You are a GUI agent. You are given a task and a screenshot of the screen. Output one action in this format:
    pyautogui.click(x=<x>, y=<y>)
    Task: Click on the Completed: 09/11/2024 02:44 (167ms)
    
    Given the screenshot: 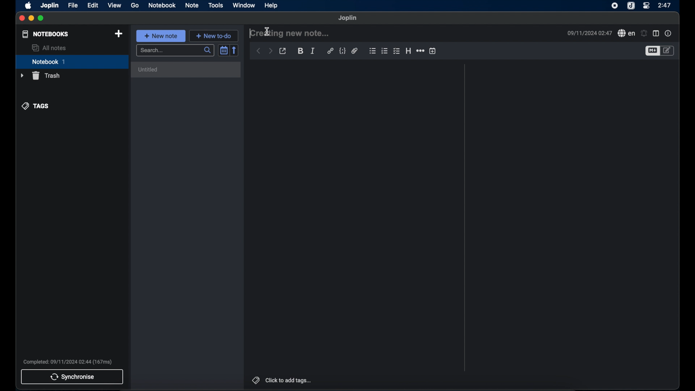 What is the action you would take?
    pyautogui.click(x=68, y=362)
    